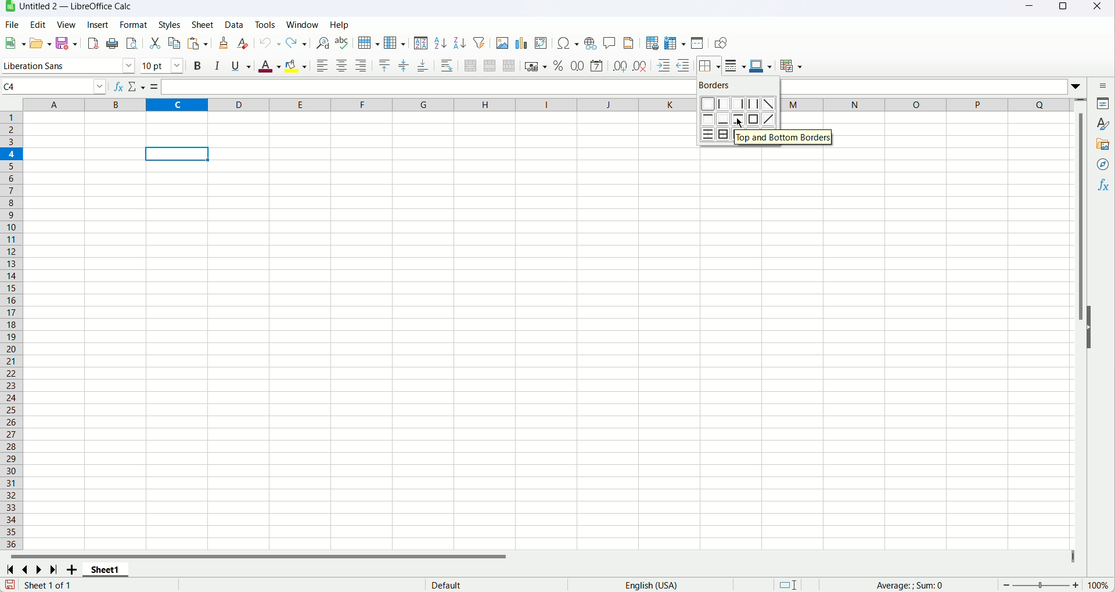 This screenshot has width=1115, height=592. I want to click on Name box, so click(55, 86).